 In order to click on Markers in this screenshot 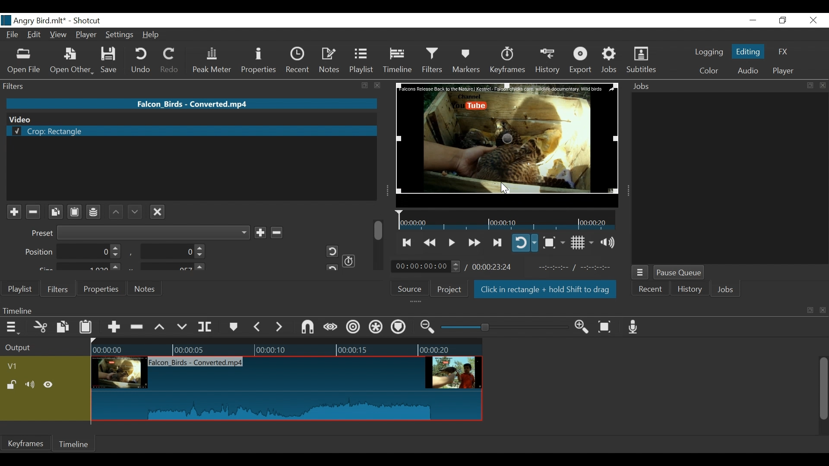, I will do `click(233, 327)`.